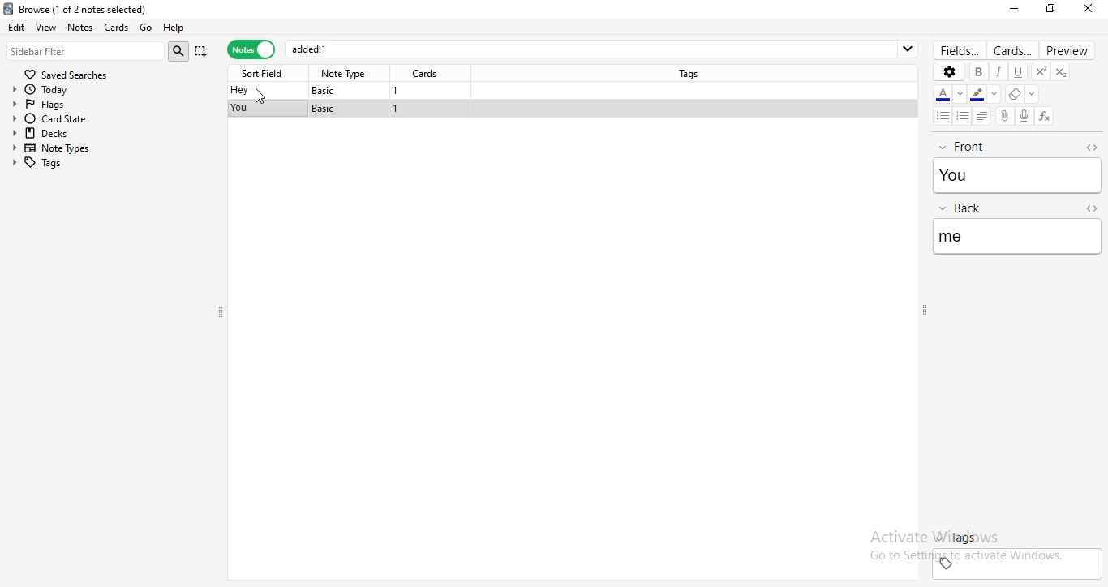 The image size is (1108, 587). What do you see at coordinates (181, 51) in the screenshot?
I see `search` at bounding box center [181, 51].